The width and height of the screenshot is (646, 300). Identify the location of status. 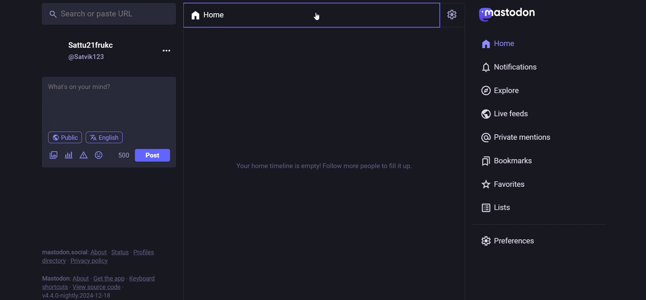
(119, 252).